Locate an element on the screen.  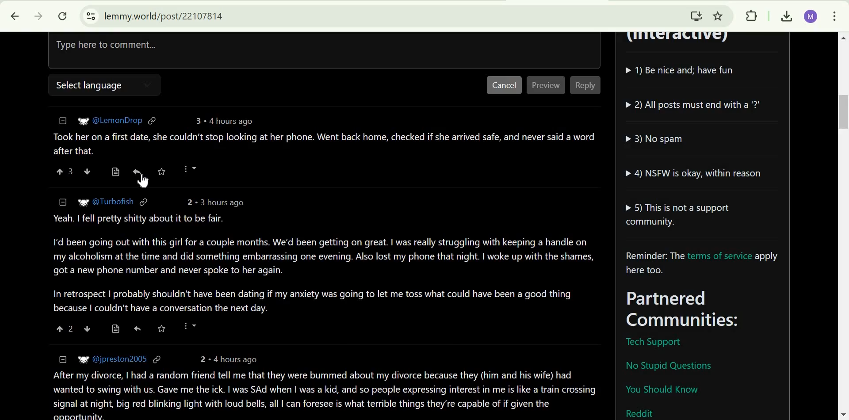
Install Lemmy.World is located at coordinates (694, 15).